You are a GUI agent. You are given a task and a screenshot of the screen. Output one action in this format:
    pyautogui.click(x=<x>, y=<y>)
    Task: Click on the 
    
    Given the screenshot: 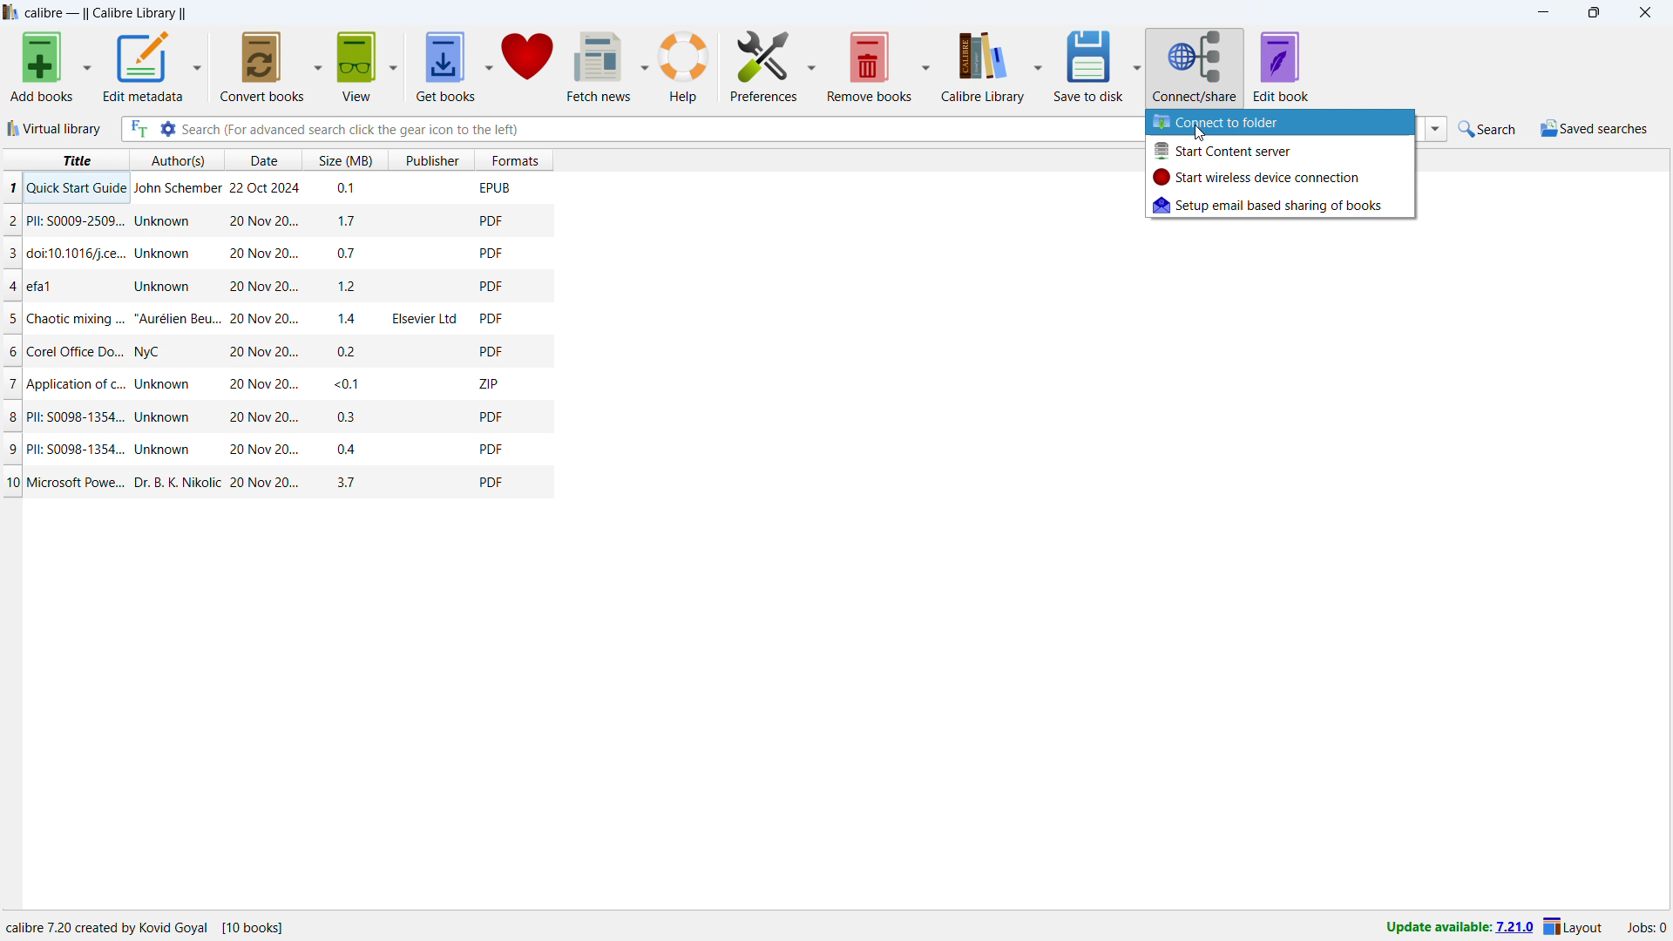 What is the action you would take?
    pyautogui.click(x=1088, y=68)
    